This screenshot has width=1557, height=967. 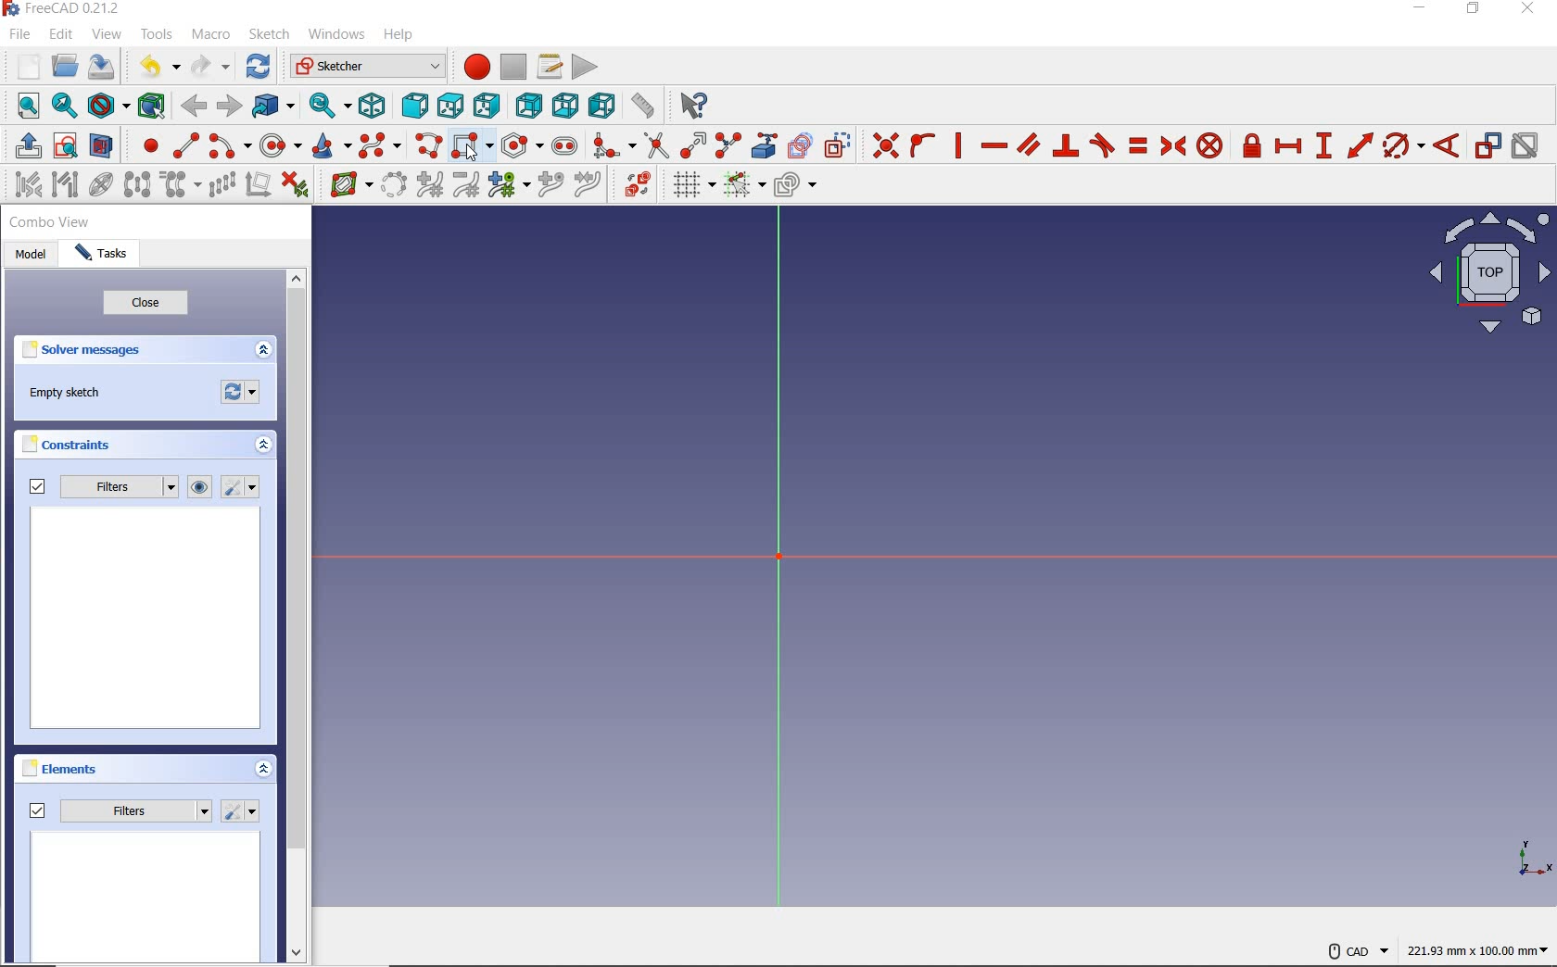 What do you see at coordinates (921, 144) in the screenshot?
I see `constrain point onto object` at bounding box center [921, 144].